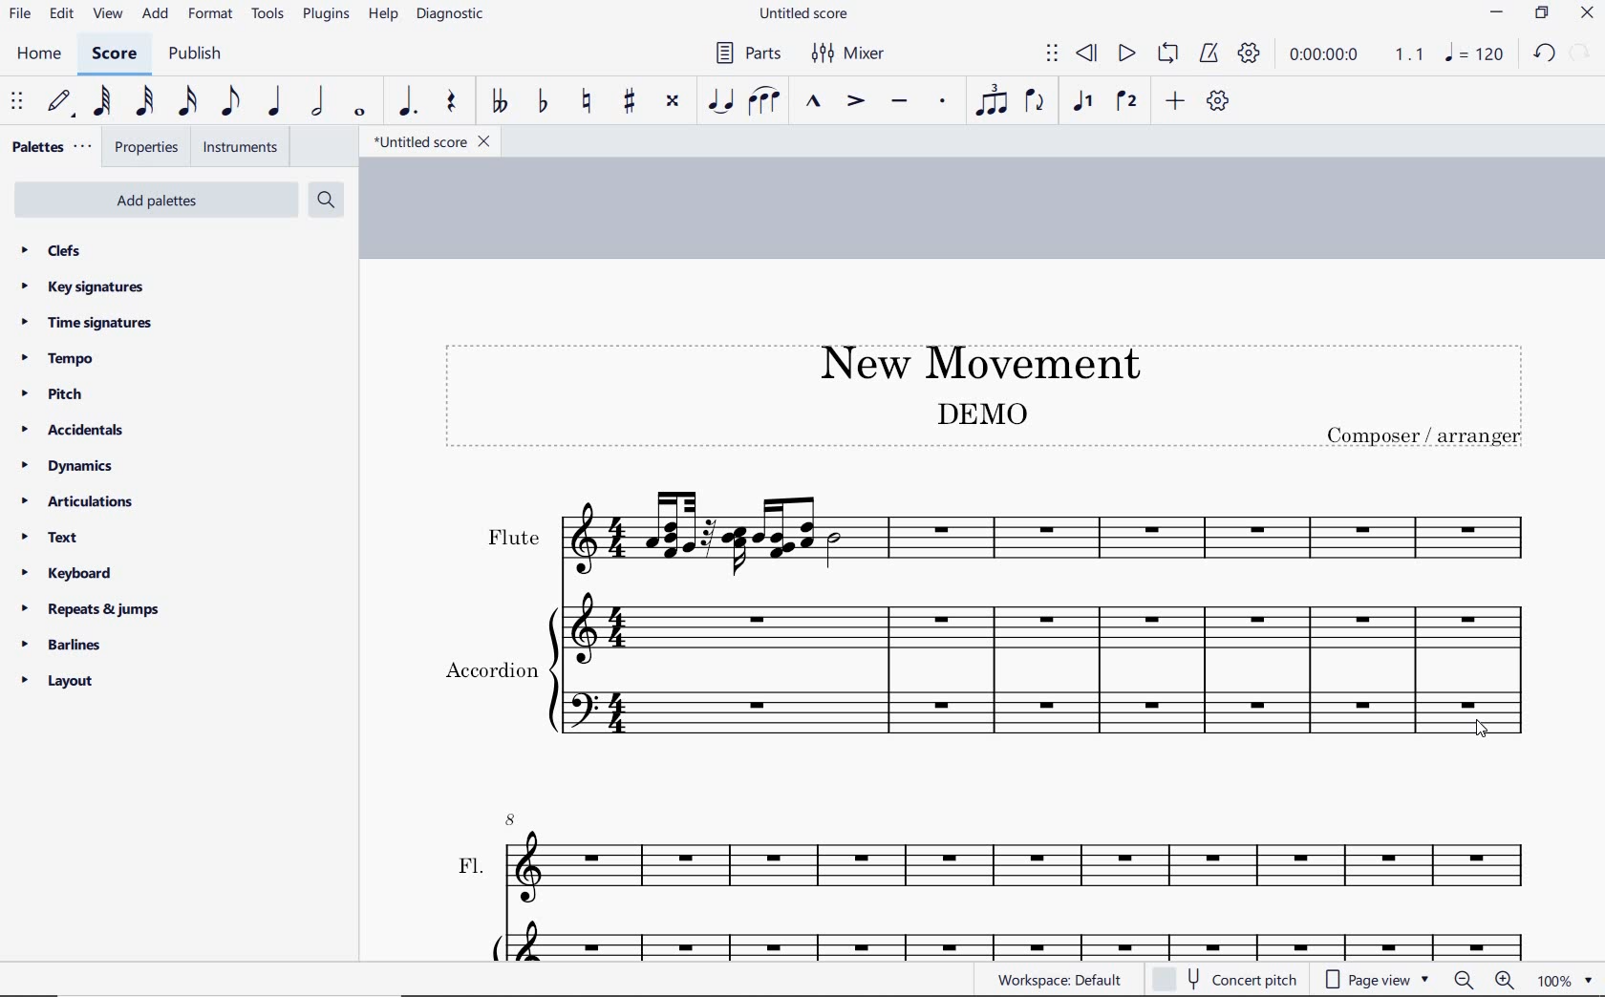 The height and width of the screenshot is (997, 1605). What do you see at coordinates (1497, 14) in the screenshot?
I see `minimize` at bounding box center [1497, 14].